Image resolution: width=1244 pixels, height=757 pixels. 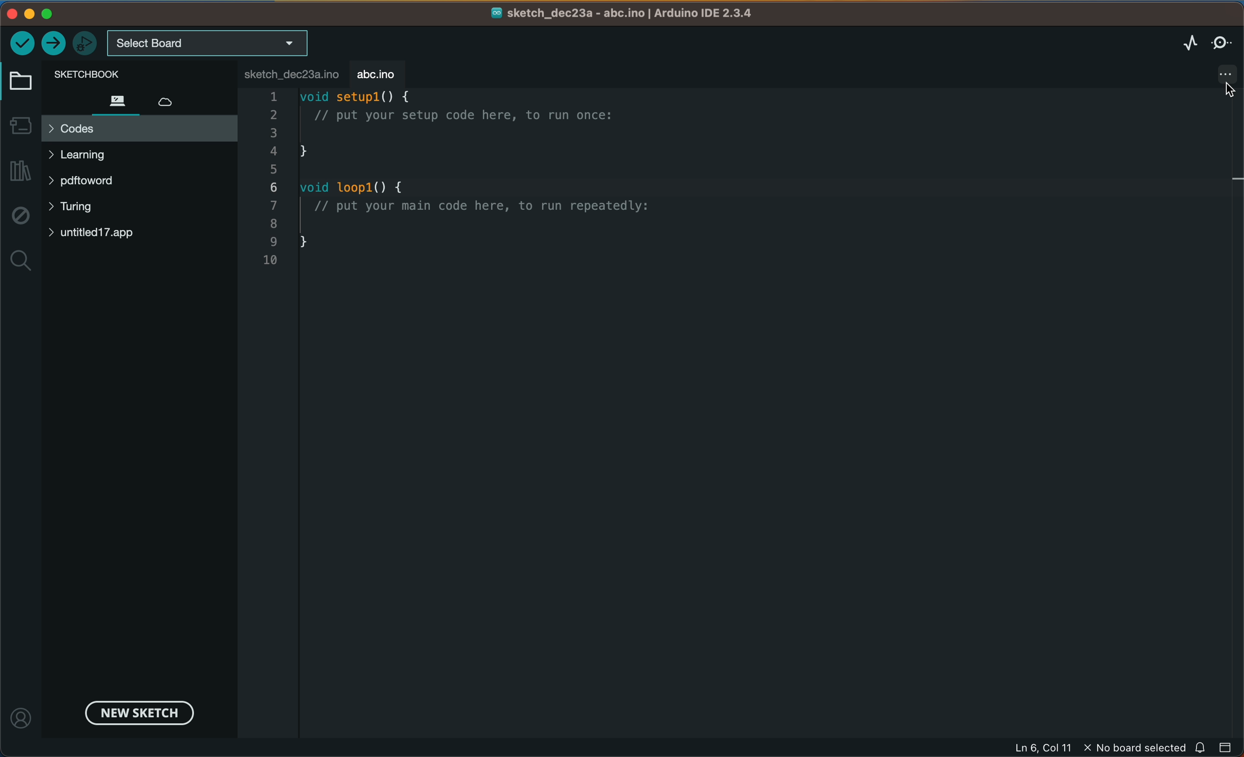 I want to click on search, so click(x=19, y=258).